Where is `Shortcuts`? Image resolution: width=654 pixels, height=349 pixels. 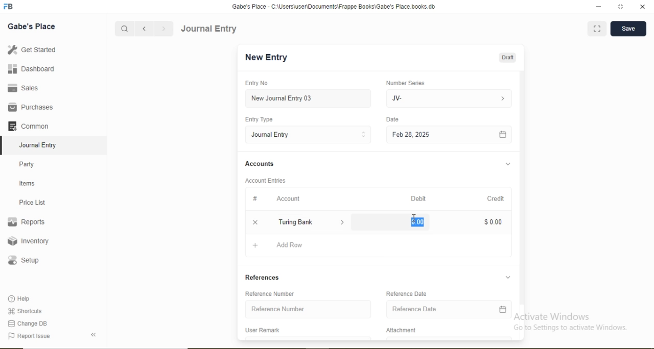 Shortcuts is located at coordinates (24, 311).